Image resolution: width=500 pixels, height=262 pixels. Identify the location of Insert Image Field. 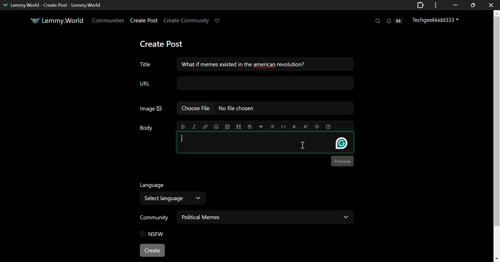
(244, 108).